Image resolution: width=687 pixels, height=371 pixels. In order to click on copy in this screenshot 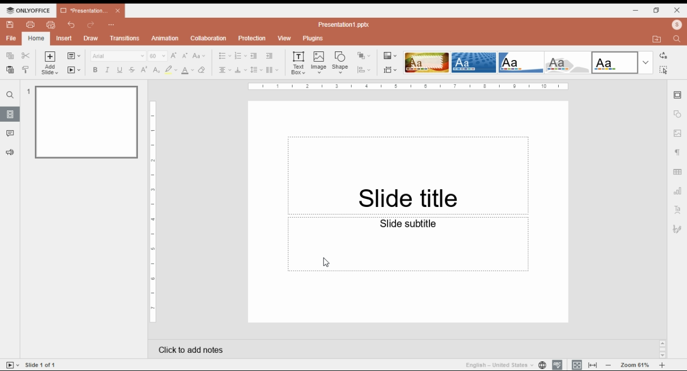, I will do `click(9, 55)`.